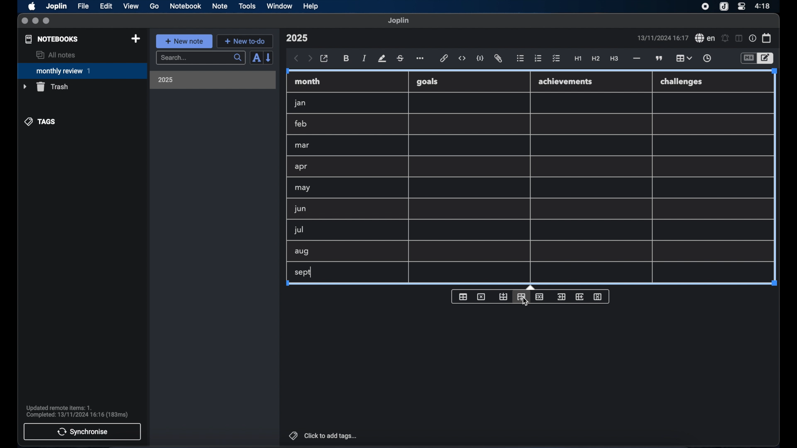 This screenshot has height=448, width=797. I want to click on jul, so click(298, 230).